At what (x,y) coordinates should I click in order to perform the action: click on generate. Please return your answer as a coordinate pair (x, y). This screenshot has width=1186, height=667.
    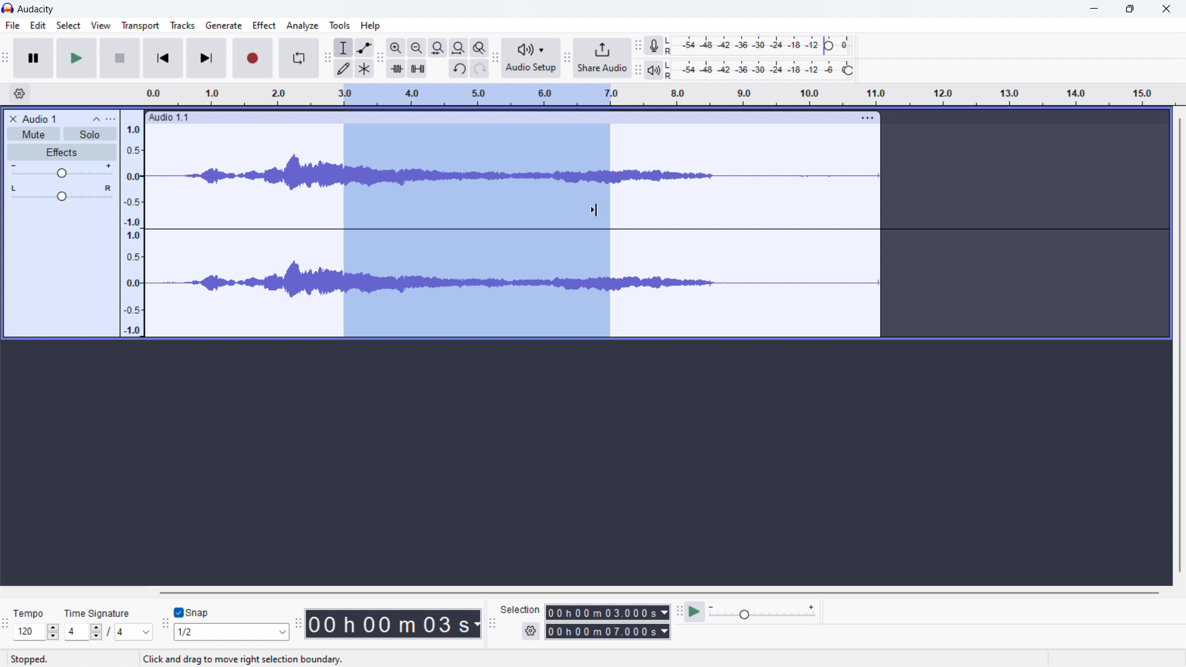
    Looking at the image, I should click on (224, 26).